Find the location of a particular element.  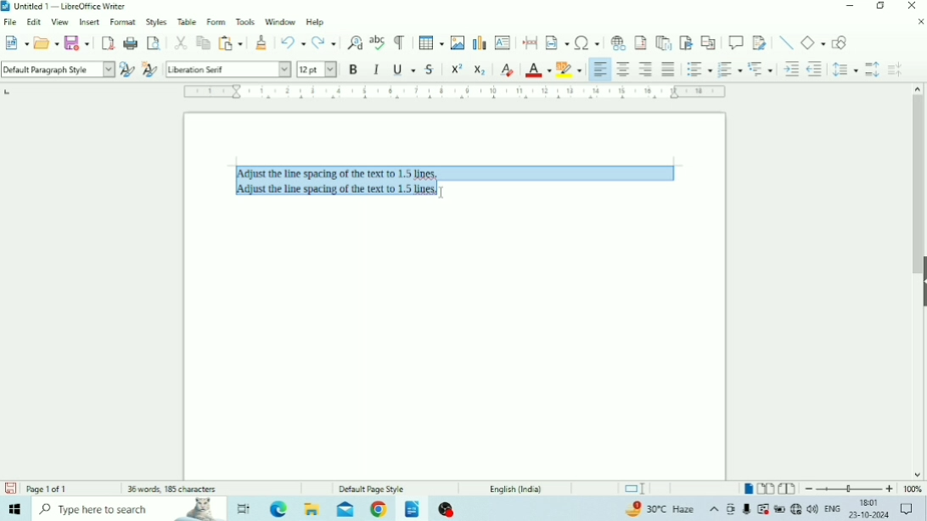

Format is located at coordinates (123, 21).